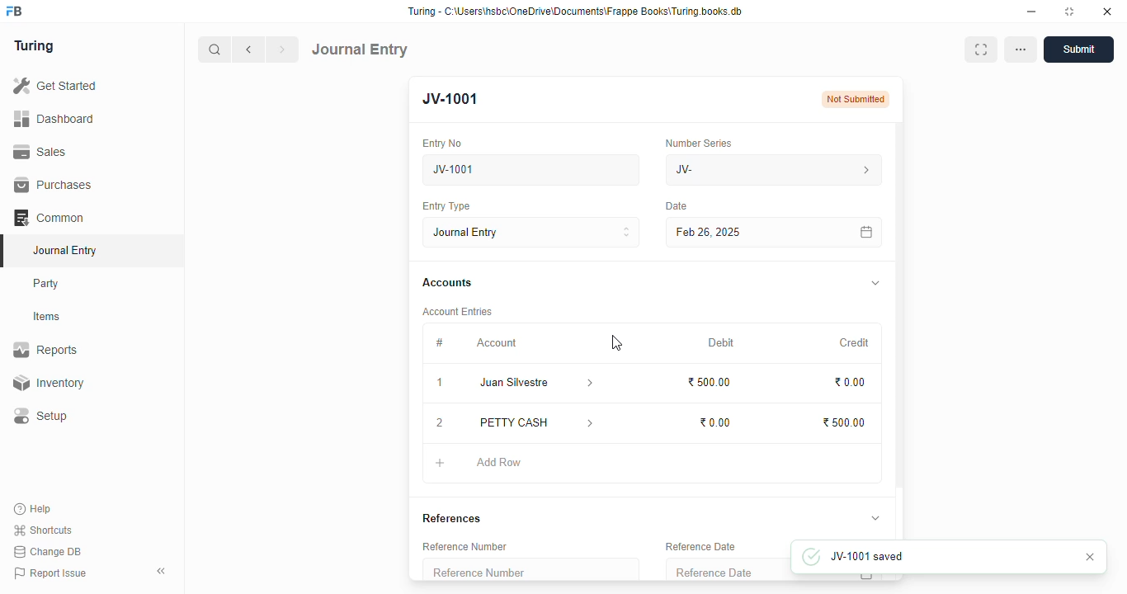 Image resolution: width=1127 pixels, height=594 pixels. Describe the element at coordinates (856, 99) in the screenshot. I see `Not submitted` at that location.